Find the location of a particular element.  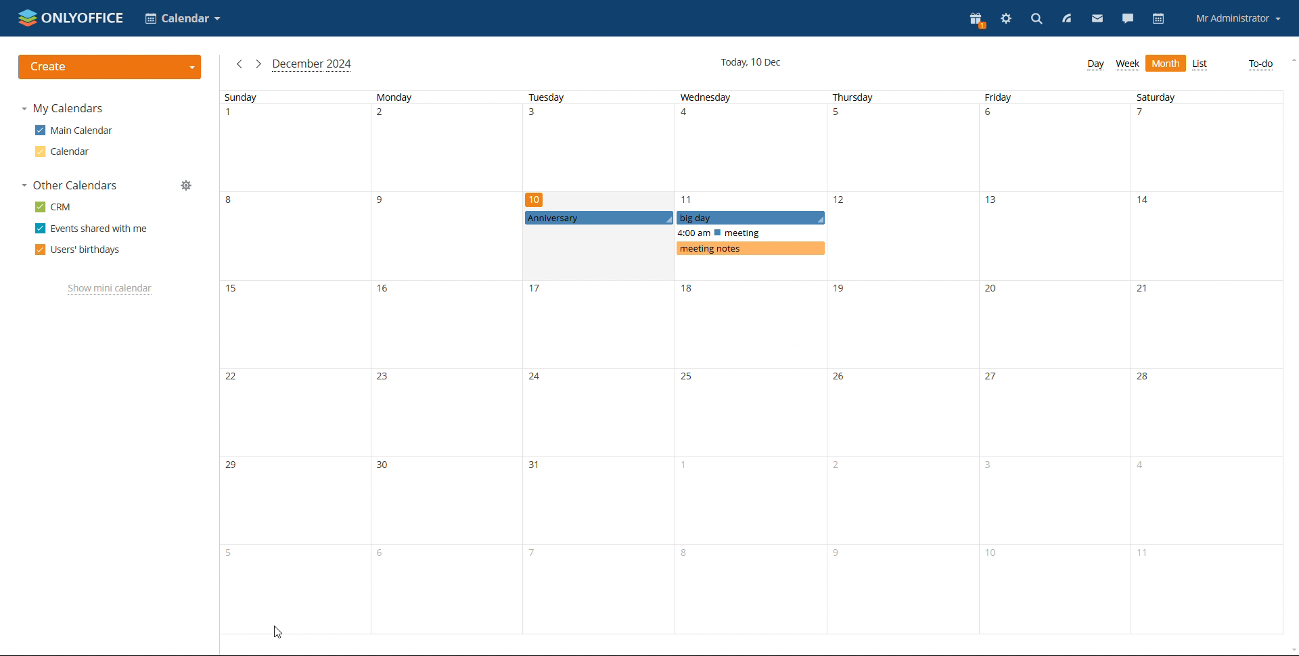

other calendars is located at coordinates (70, 185).